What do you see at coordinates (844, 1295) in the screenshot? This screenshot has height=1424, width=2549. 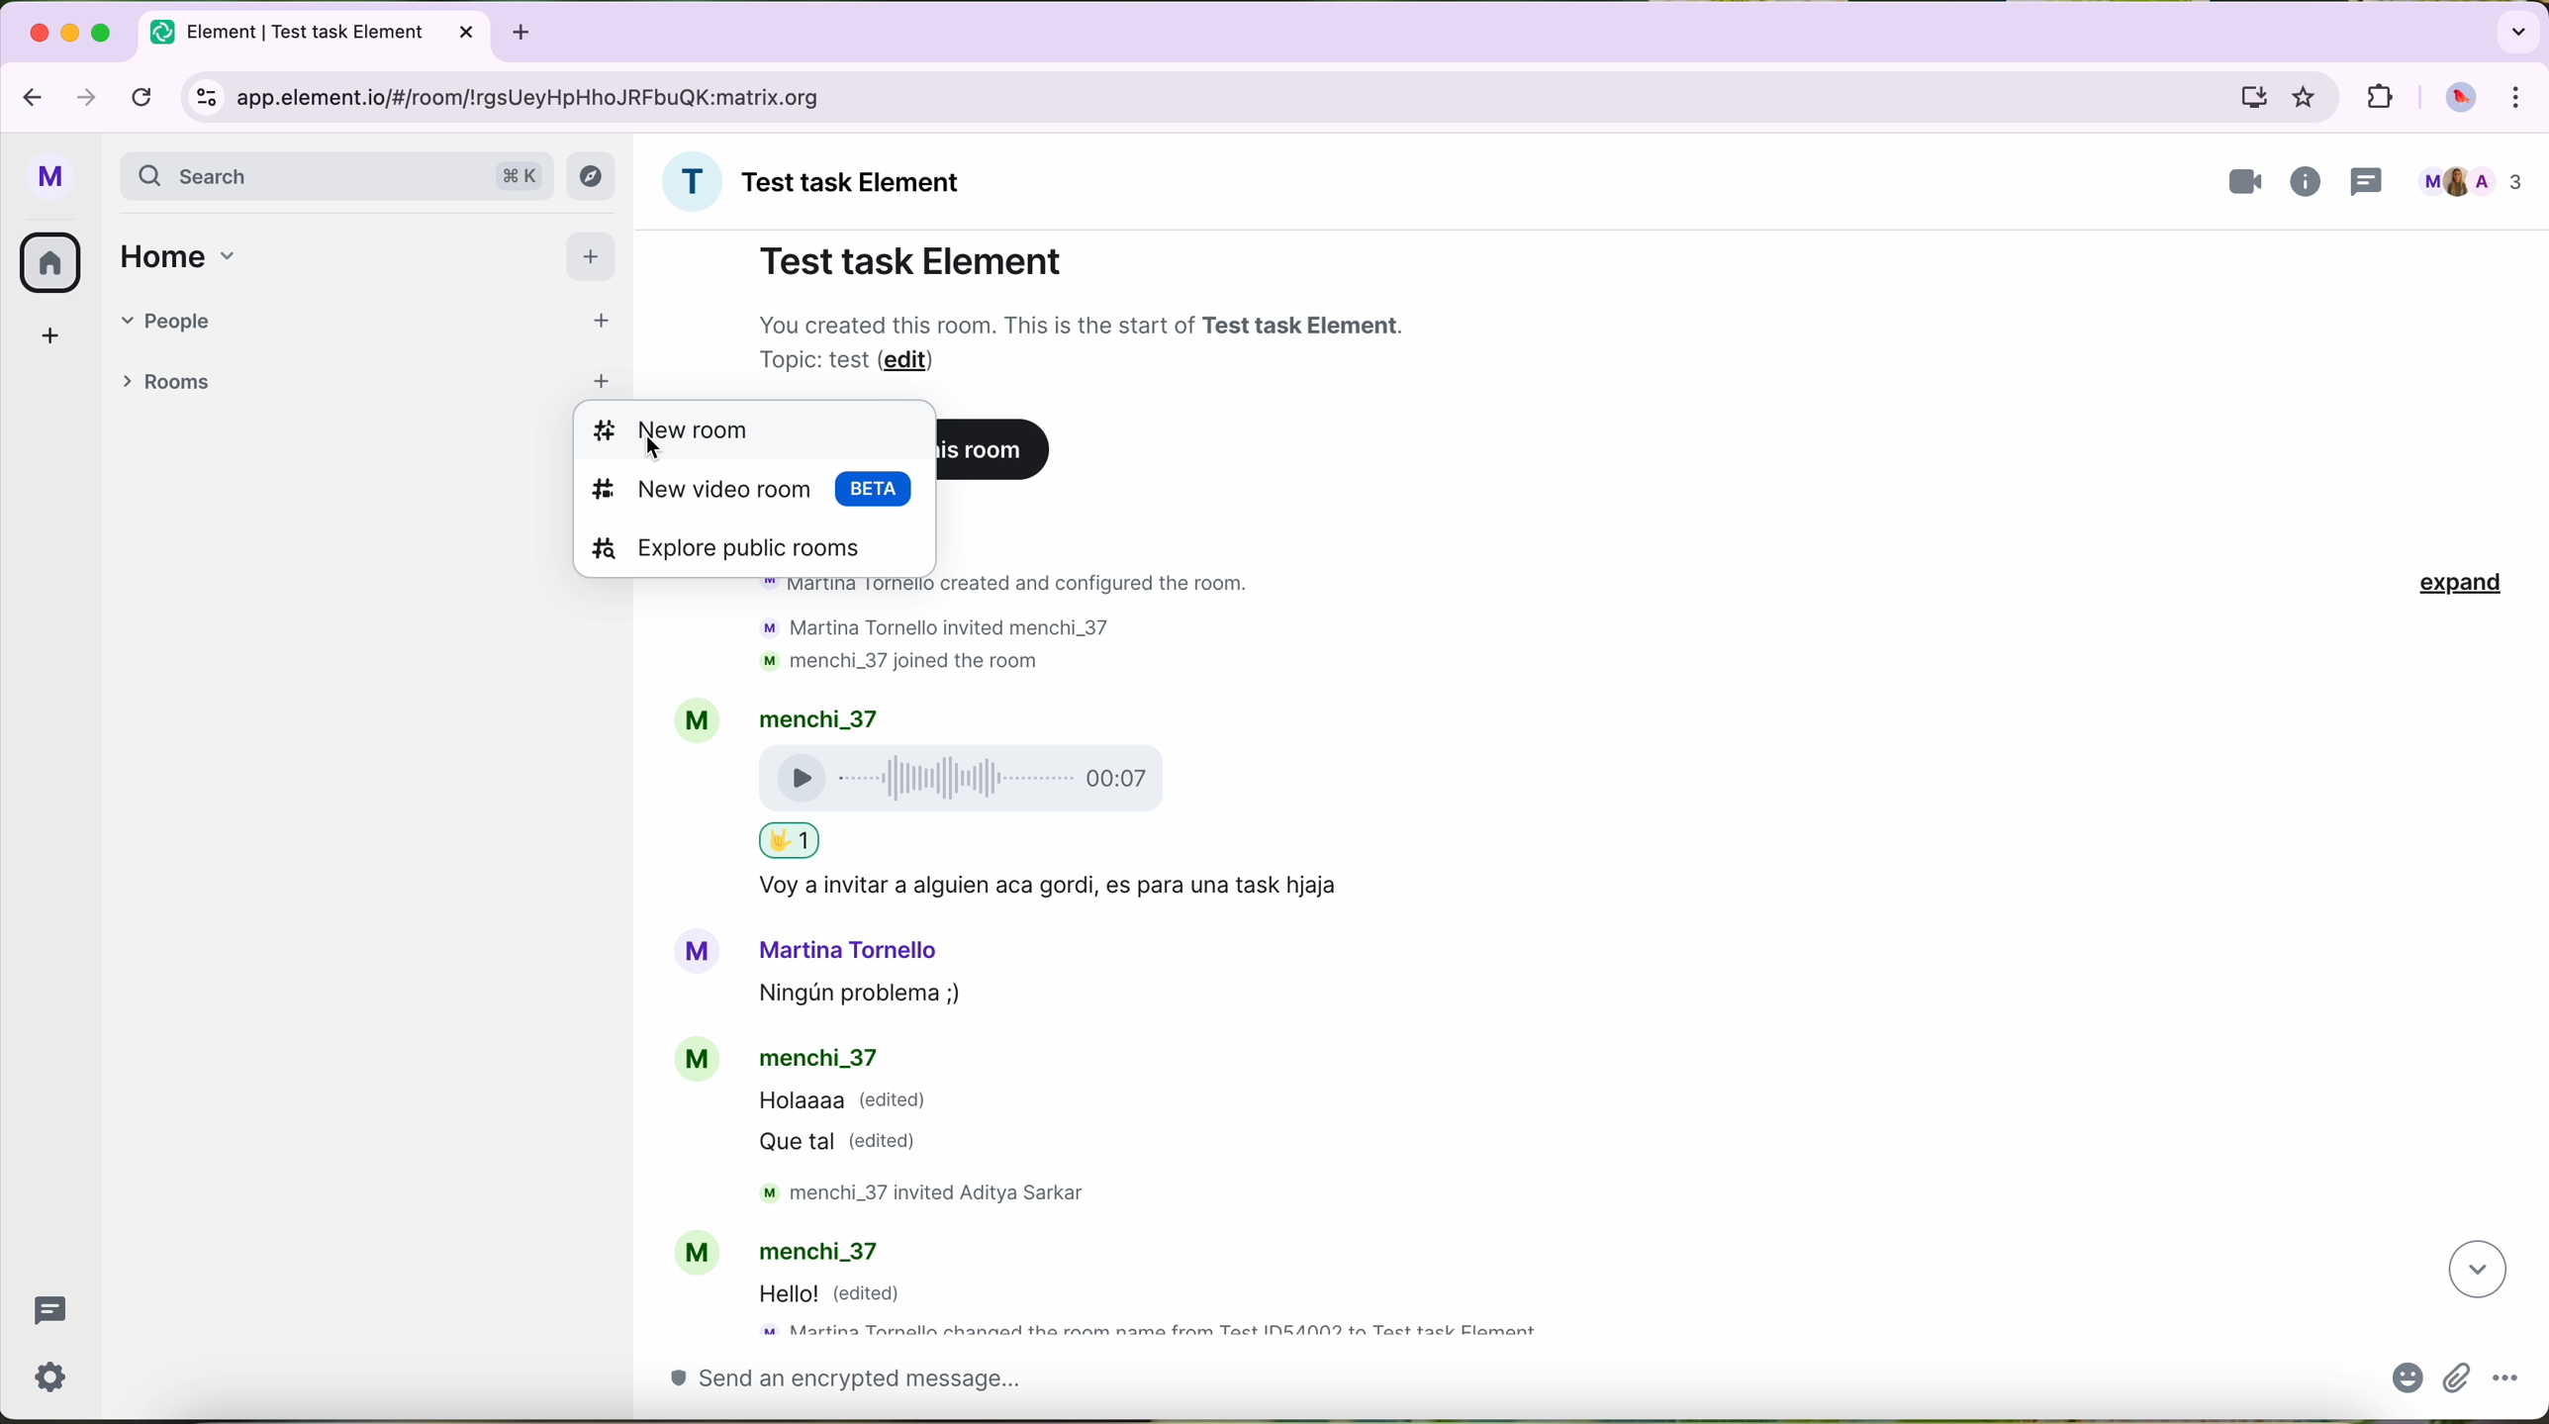 I see `message` at bounding box center [844, 1295].